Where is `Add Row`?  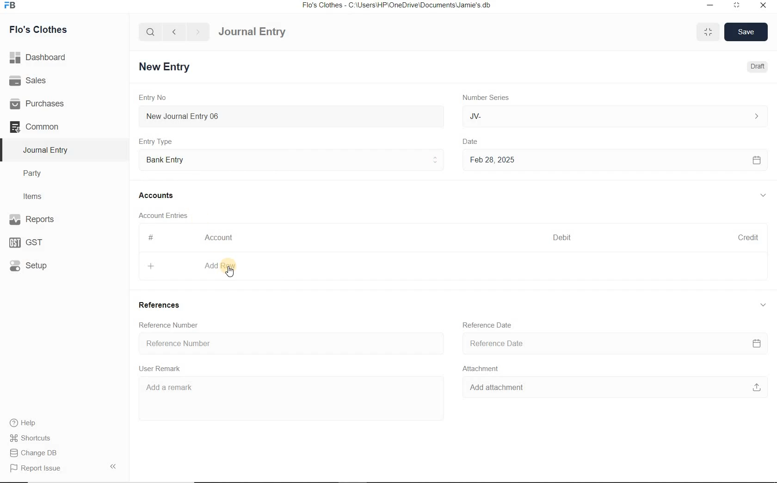
Add Row is located at coordinates (194, 266).